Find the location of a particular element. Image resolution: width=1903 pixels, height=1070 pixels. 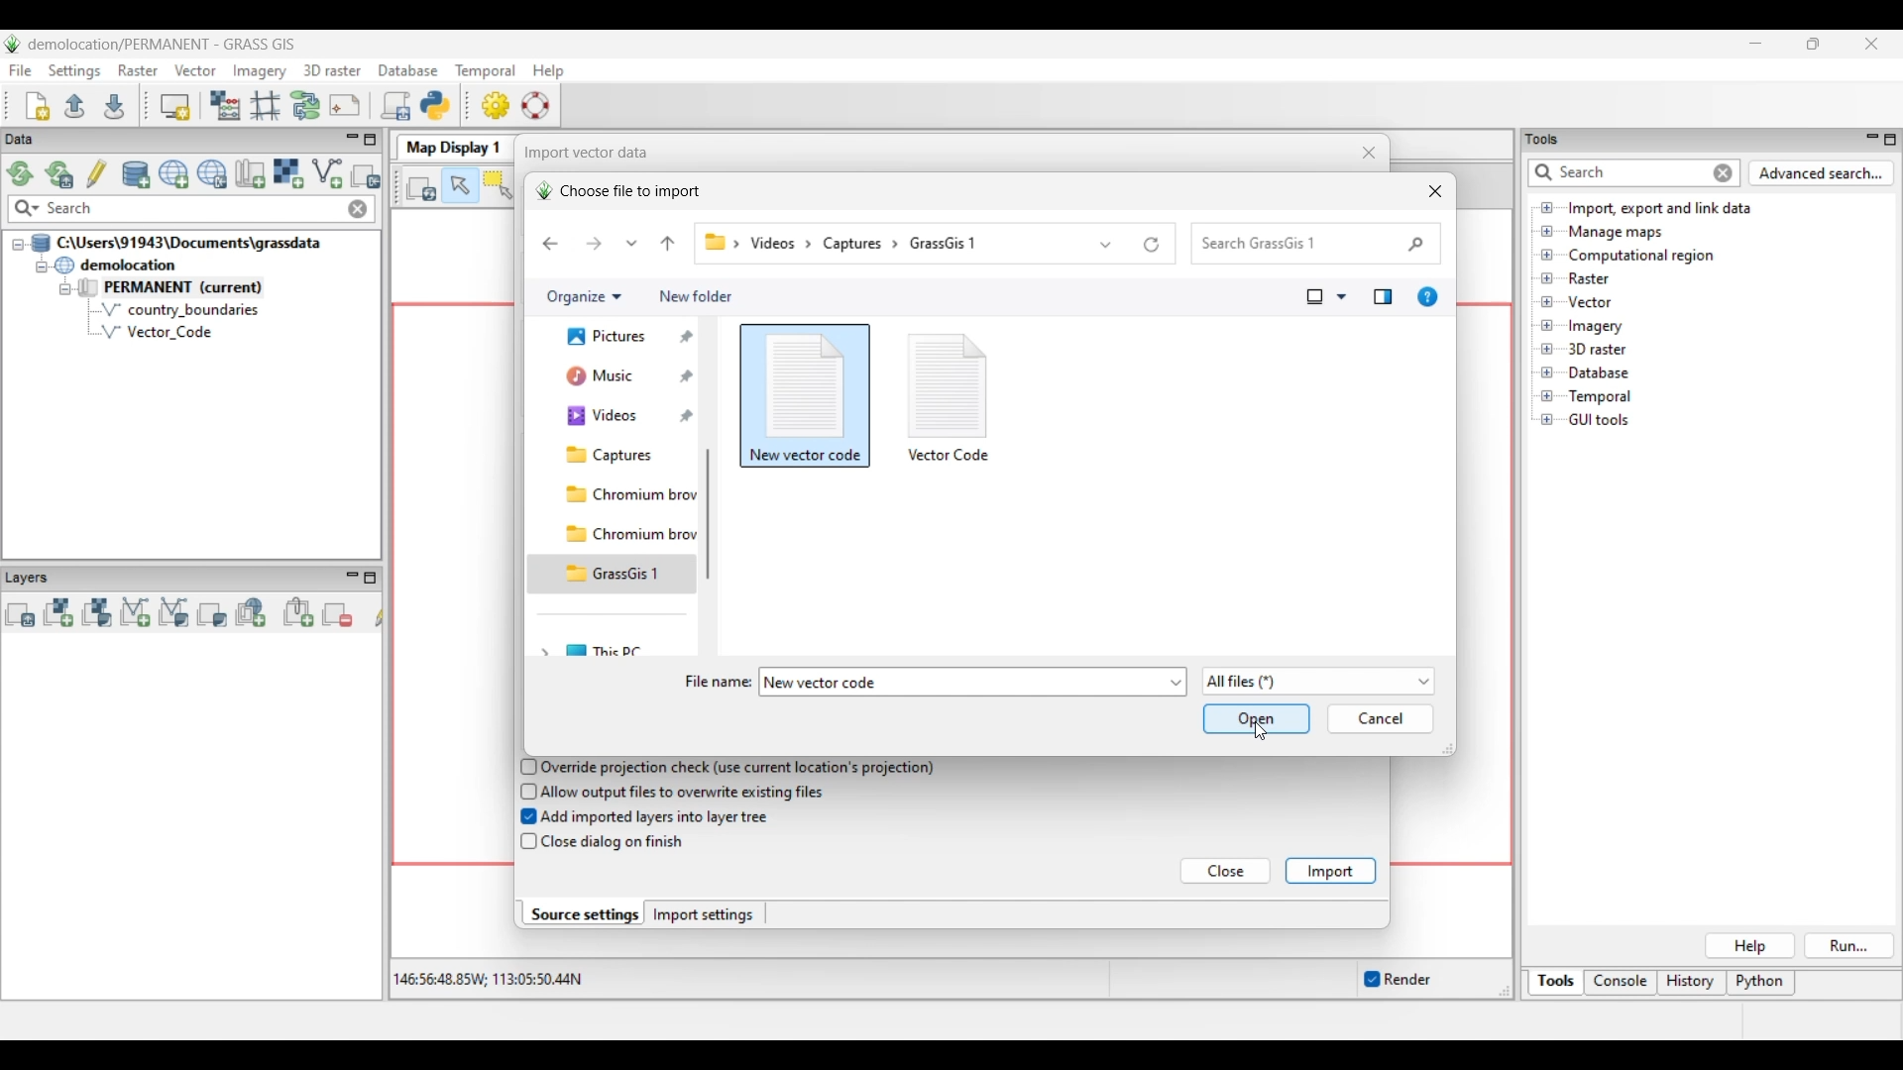

Chromium browser folder is located at coordinates (626, 535).